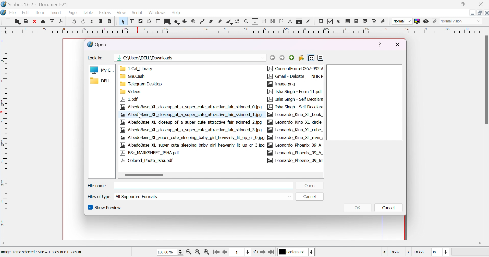 The image size is (489, 257). What do you see at coordinates (97, 185) in the screenshot?
I see `file name:` at bounding box center [97, 185].